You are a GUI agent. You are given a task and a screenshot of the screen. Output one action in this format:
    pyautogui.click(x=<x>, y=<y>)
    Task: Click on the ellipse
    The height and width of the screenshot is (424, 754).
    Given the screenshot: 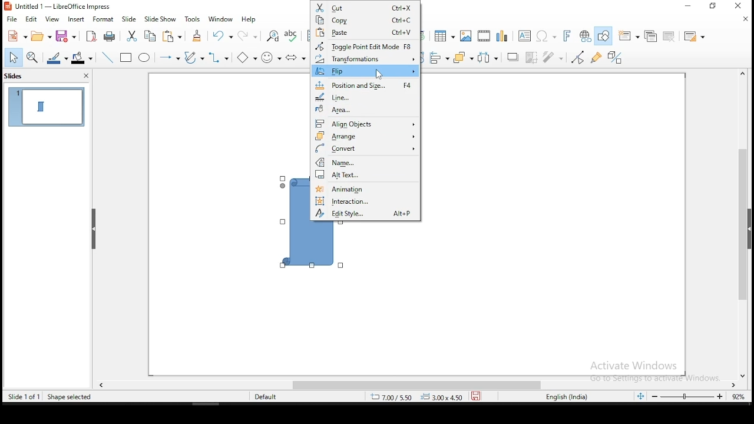 What is the action you would take?
    pyautogui.click(x=145, y=58)
    